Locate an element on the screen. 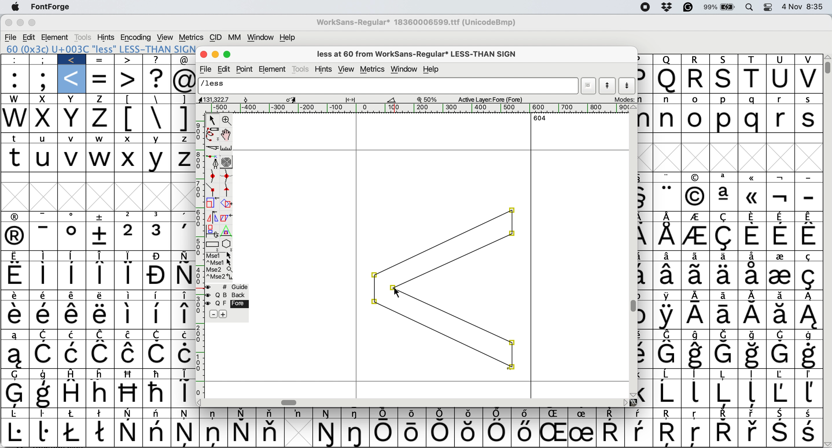  hints is located at coordinates (323, 69).